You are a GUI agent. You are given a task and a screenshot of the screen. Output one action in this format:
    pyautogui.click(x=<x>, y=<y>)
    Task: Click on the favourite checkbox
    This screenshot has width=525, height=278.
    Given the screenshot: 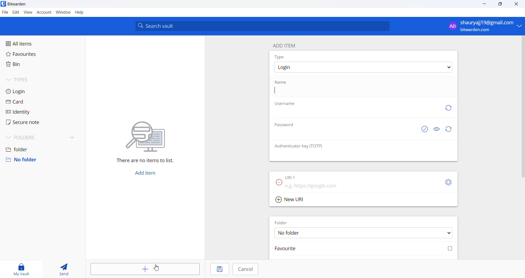 What is the action you would take?
    pyautogui.click(x=364, y=249)
    